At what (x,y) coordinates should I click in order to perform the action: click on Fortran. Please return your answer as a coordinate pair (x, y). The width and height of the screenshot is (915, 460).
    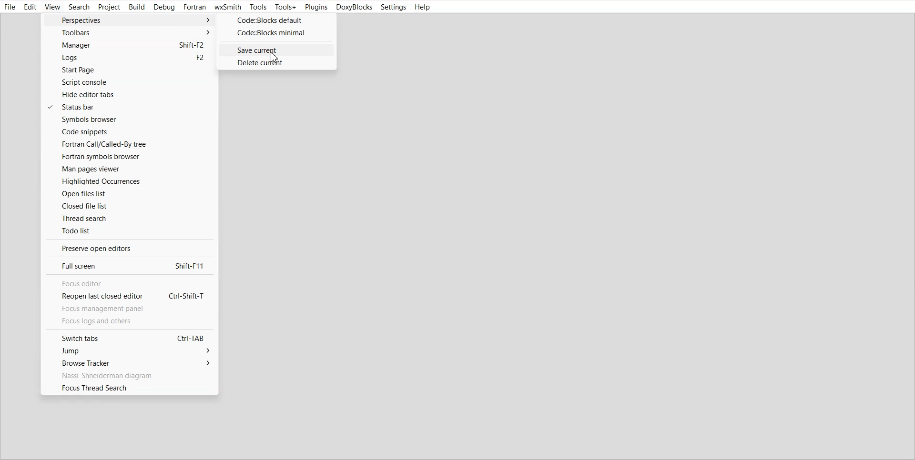
    Looking at the image, I should click on (195, 7).